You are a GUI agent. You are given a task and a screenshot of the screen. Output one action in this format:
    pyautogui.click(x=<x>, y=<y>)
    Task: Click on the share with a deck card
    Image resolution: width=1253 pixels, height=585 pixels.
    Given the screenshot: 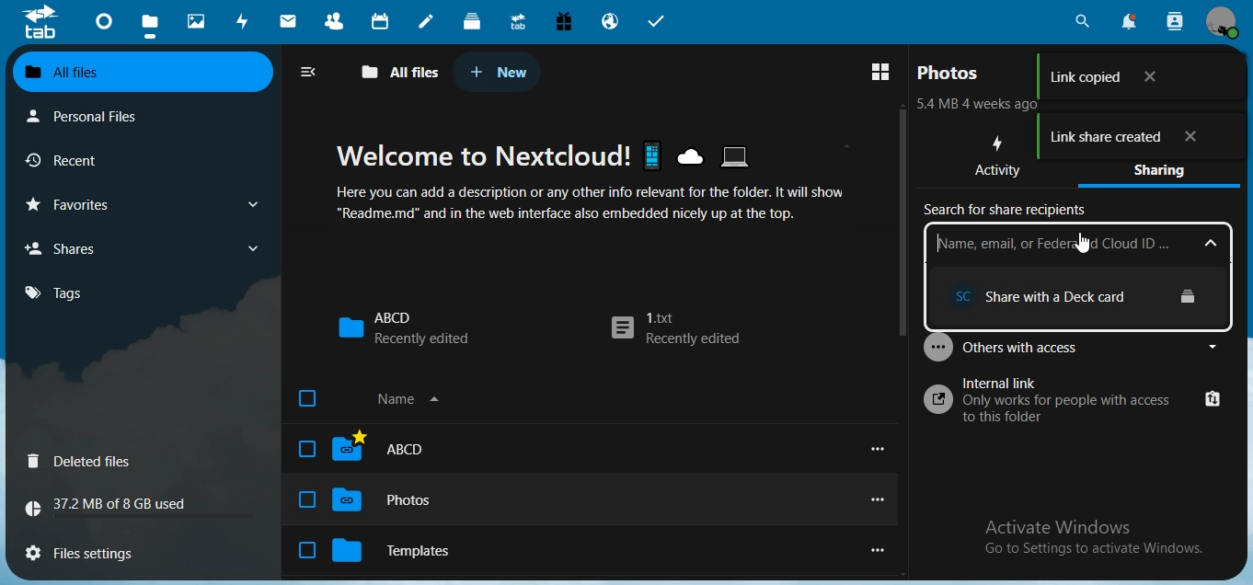 What is the action you would take?
    pyautogui.click(x=1083, y=297)
    